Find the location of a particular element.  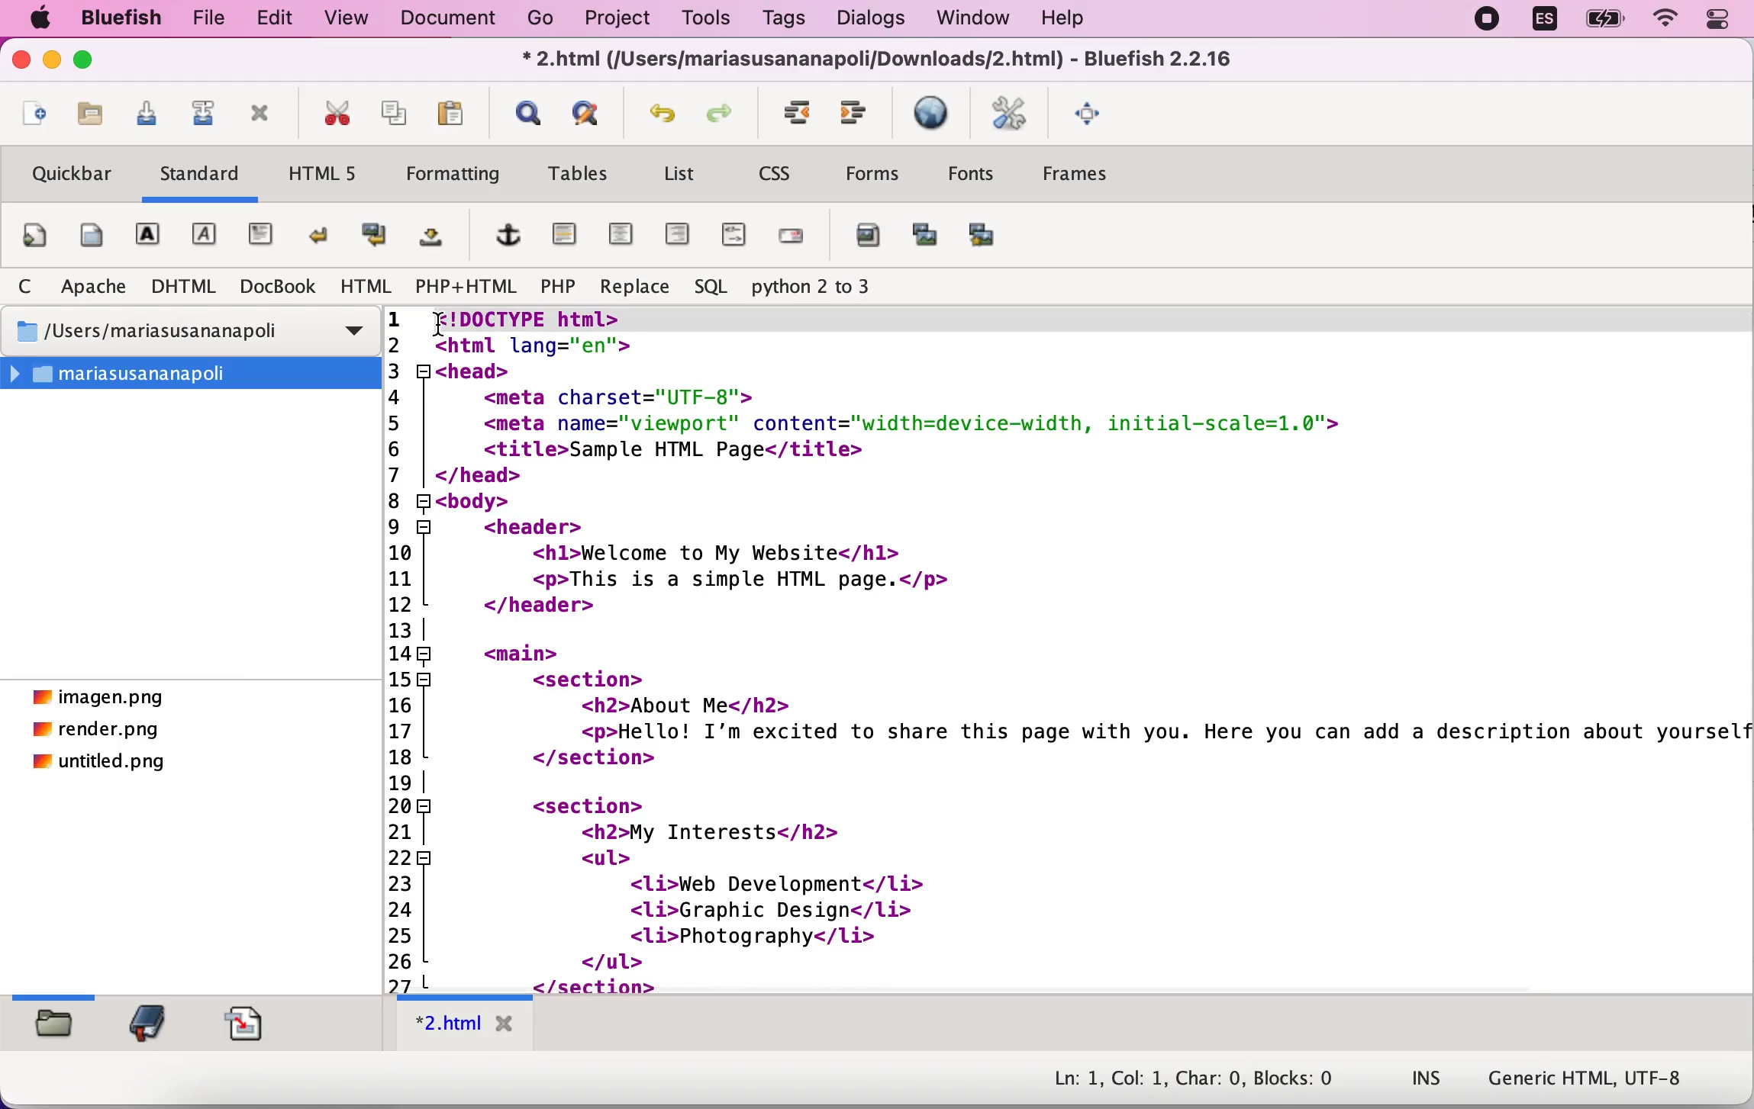

file is located at coordinates (207, 18).